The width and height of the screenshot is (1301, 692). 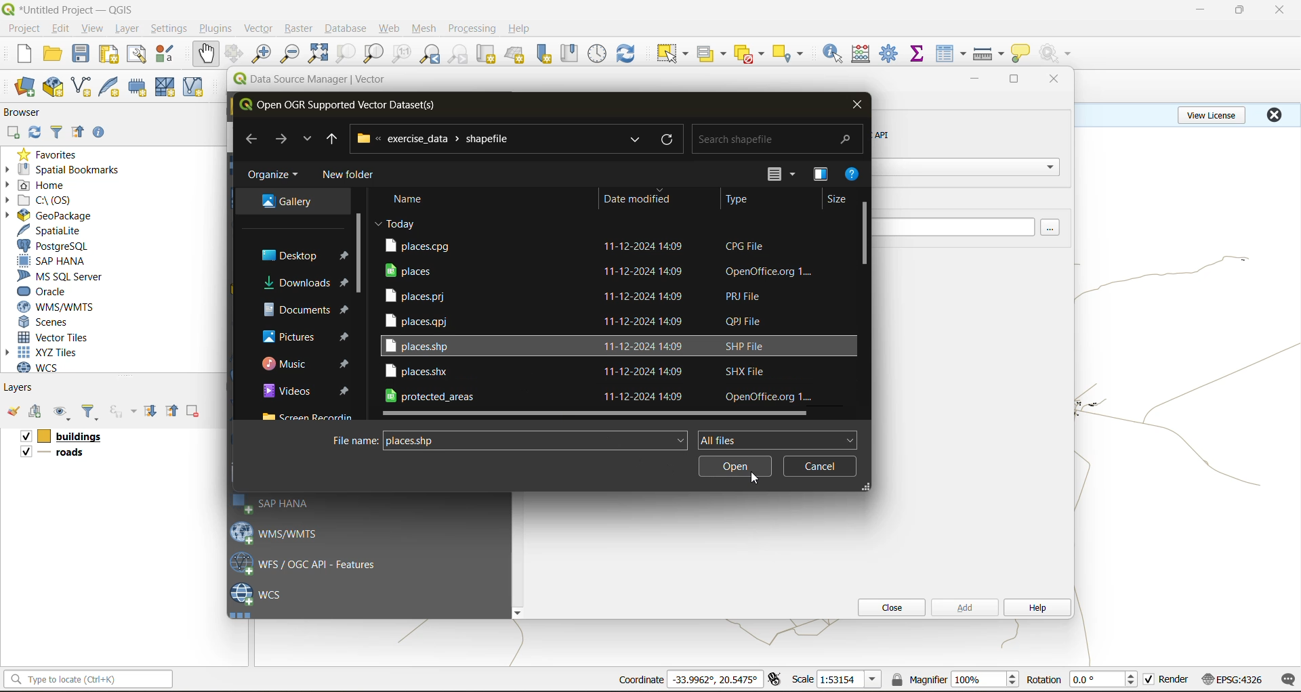 What do you see at coordinates (402, 54) in the screenshot?
I see `zoom native` at bounding box center [402, 54].